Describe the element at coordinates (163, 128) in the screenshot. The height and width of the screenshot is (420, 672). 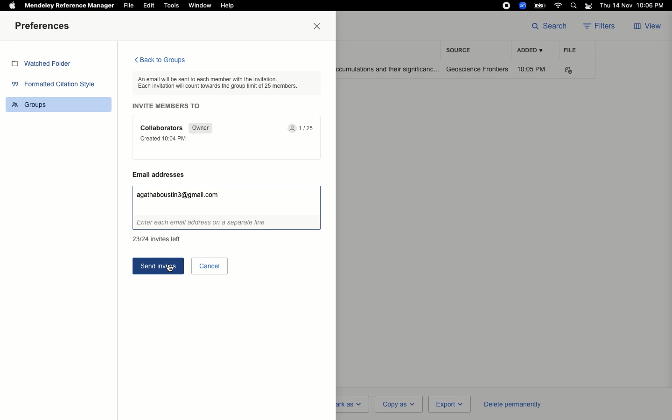
I see `Collaborators` at that location.